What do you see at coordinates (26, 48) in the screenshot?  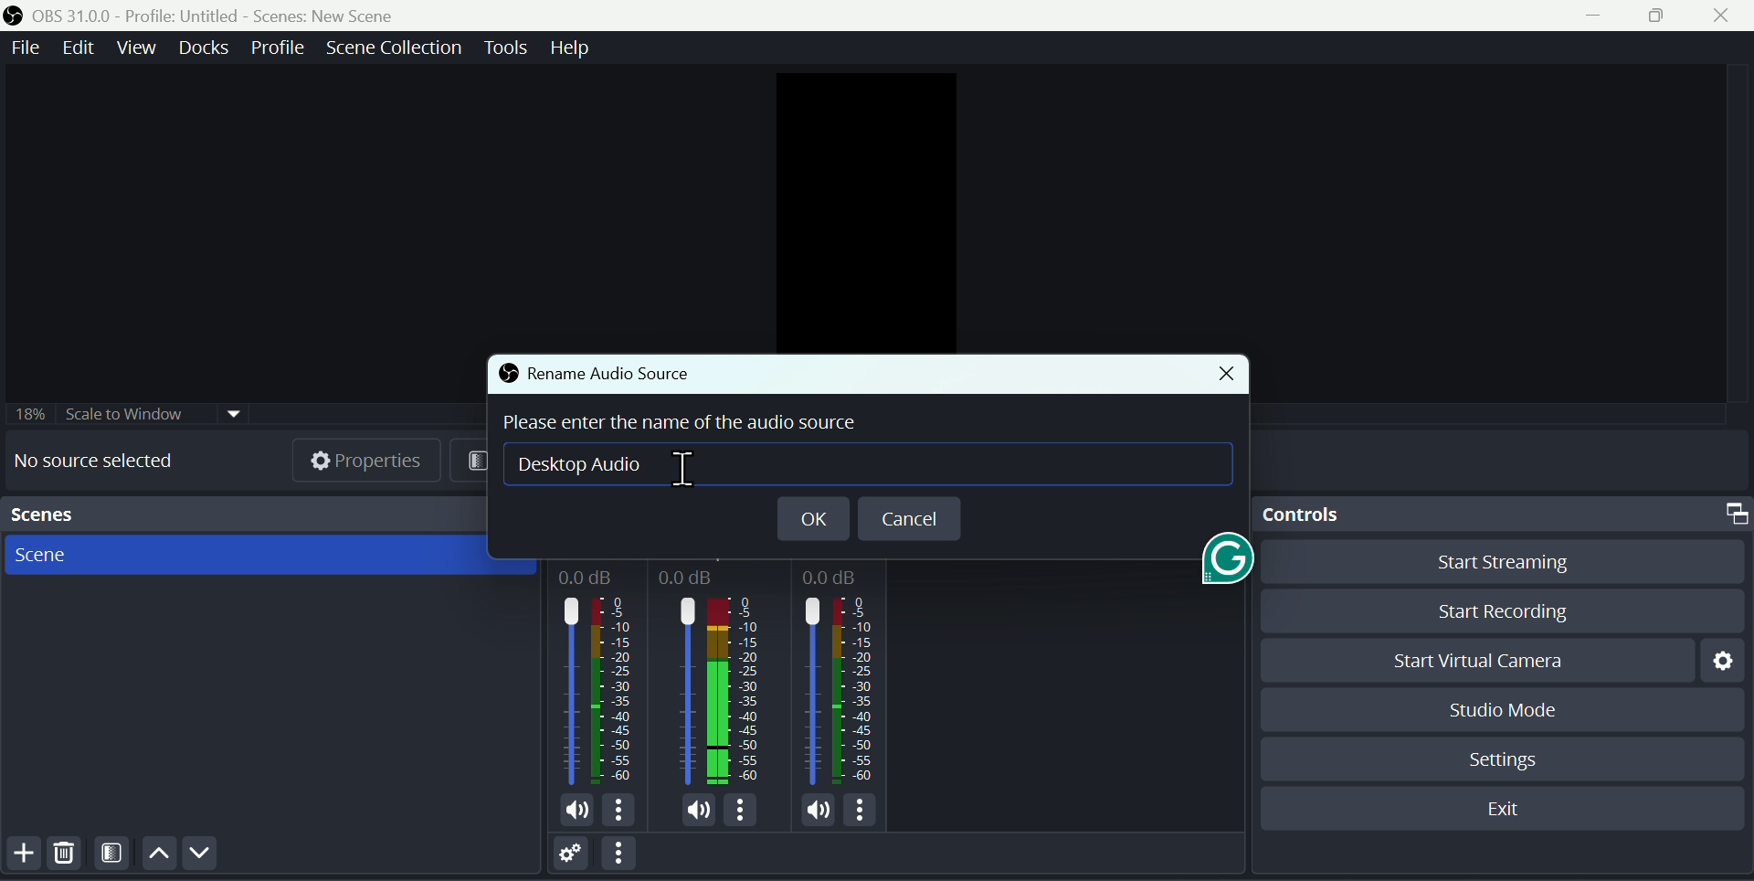 I see `File` at bounding box center [26, 48].